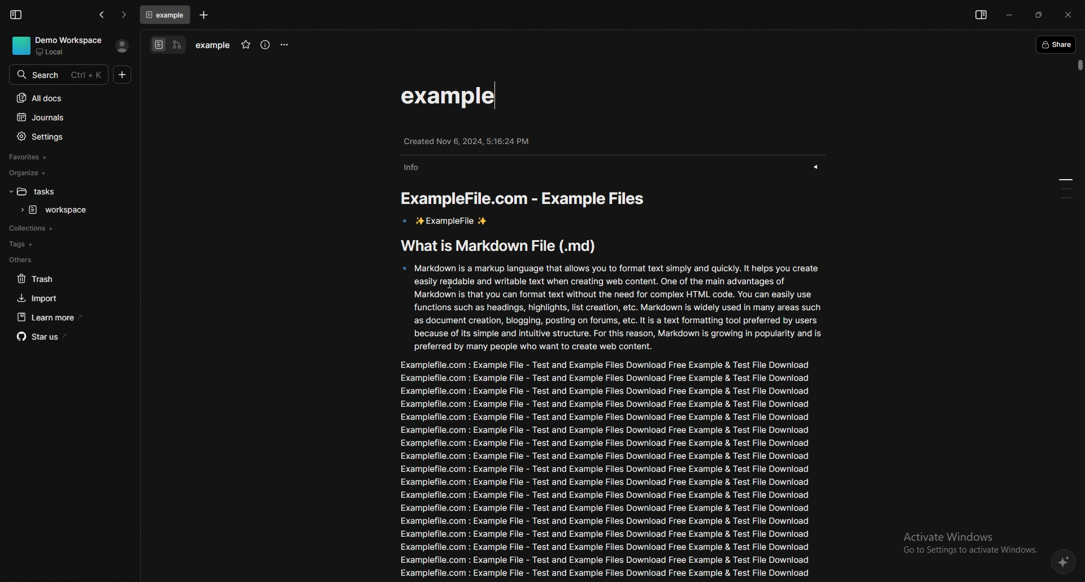 This screenshot has height=582, width=1085. What do you see at coordinates (65, 229) in the screenshot?
I see `collections` at bounding box center [65, 229].